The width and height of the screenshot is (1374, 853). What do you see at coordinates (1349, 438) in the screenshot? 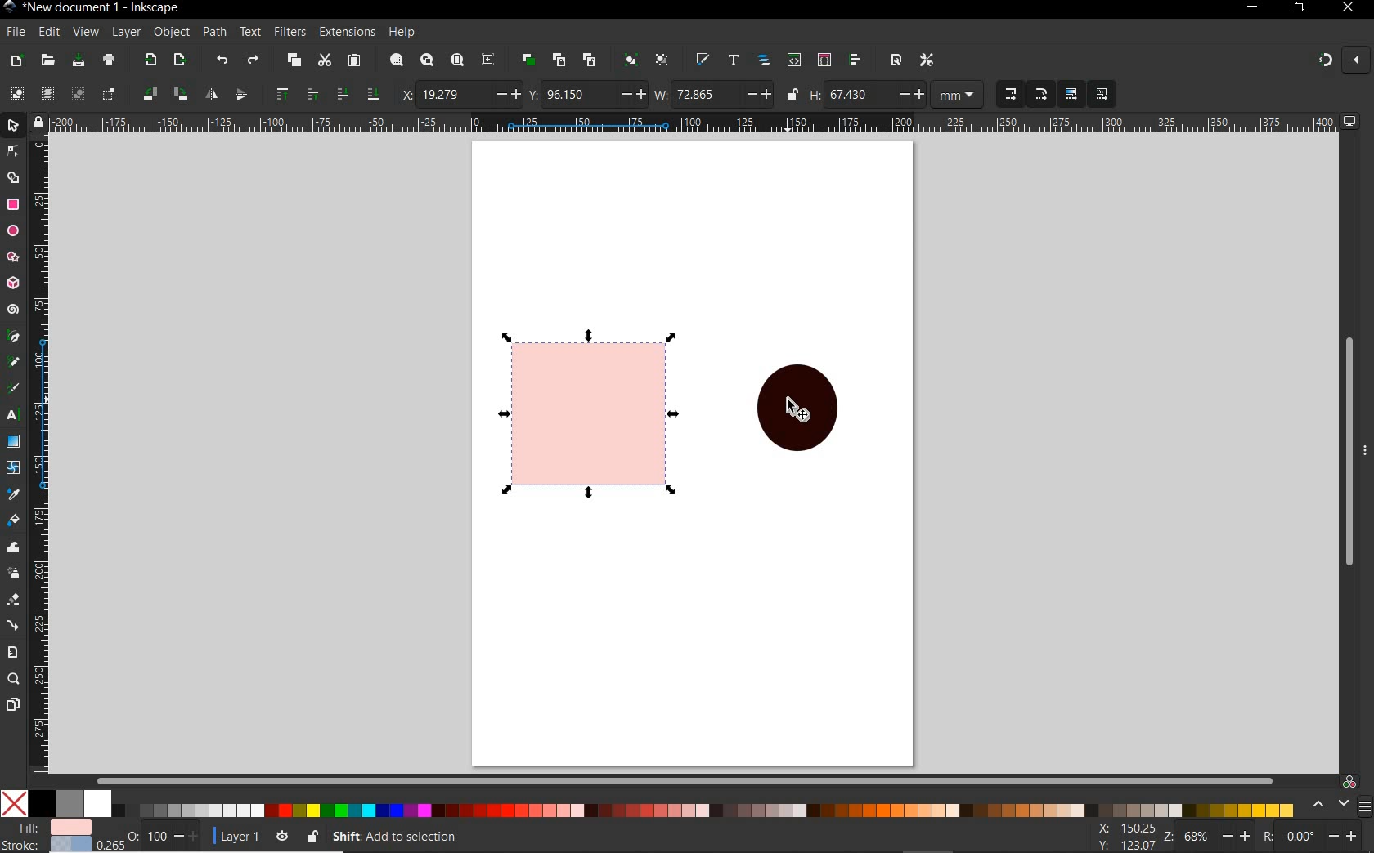
I see `scrollbar` at bounding box center [1349, 438].